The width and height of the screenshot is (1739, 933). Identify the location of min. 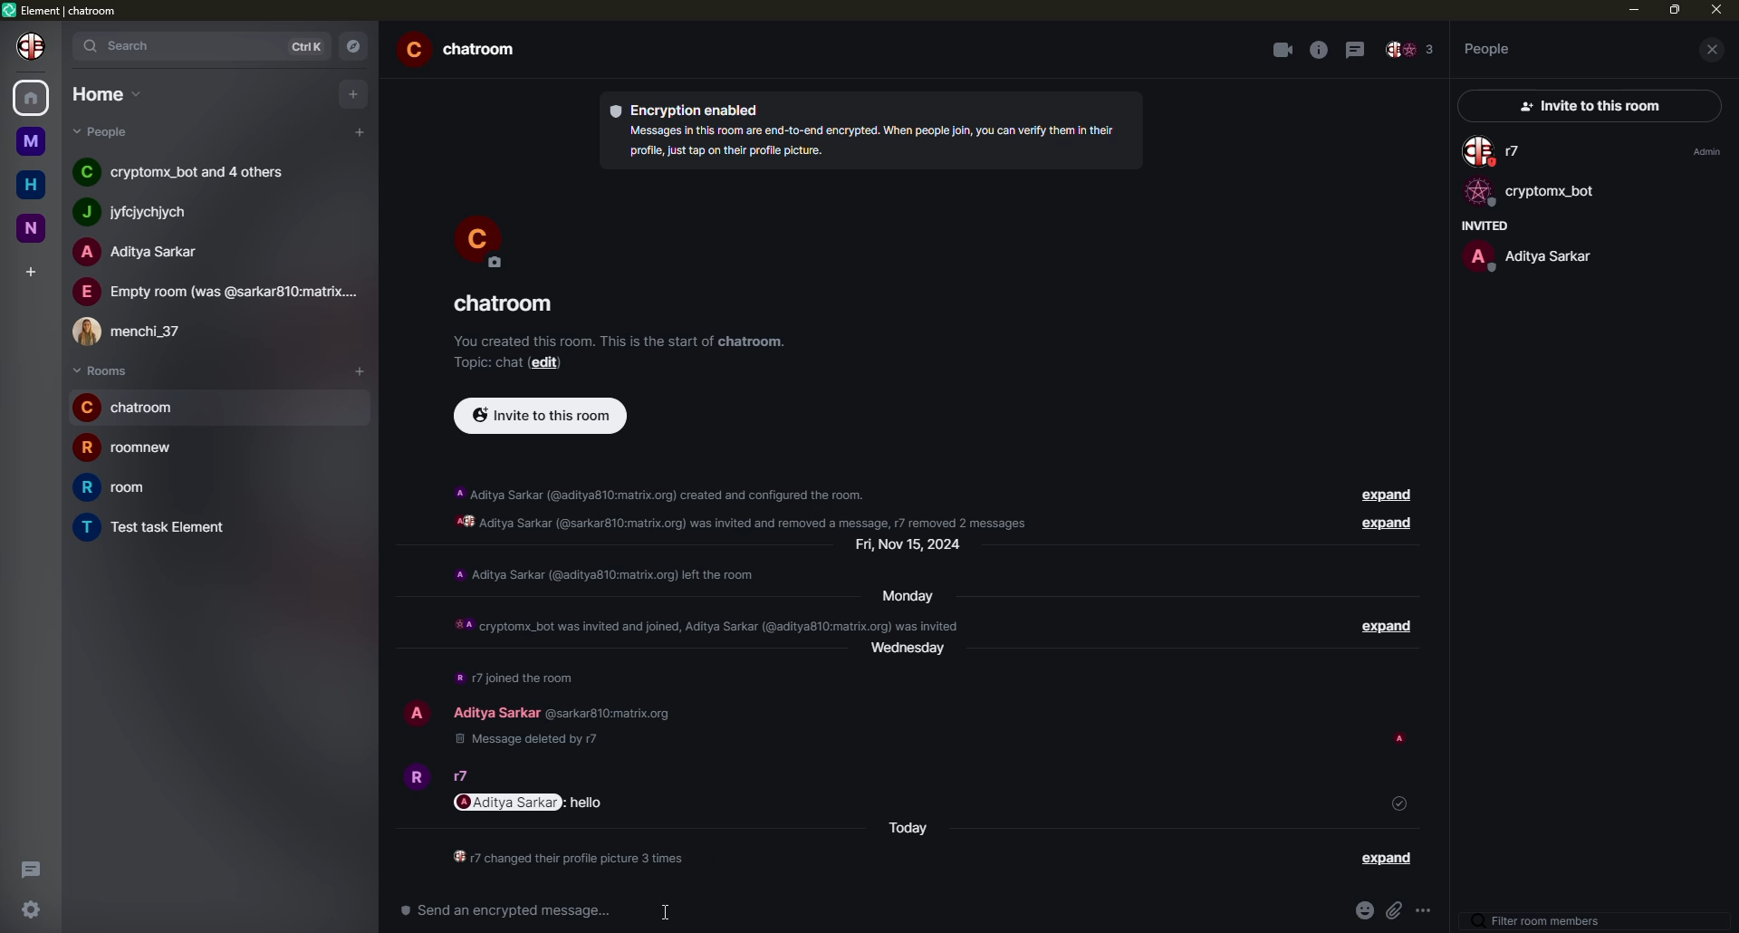
(1631, 9).